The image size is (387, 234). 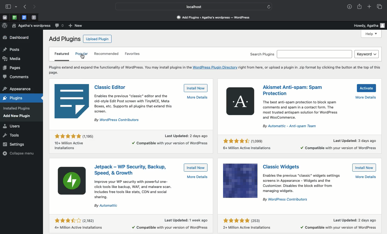 I want to click on Upload plugin, so click(x=98, y=39).